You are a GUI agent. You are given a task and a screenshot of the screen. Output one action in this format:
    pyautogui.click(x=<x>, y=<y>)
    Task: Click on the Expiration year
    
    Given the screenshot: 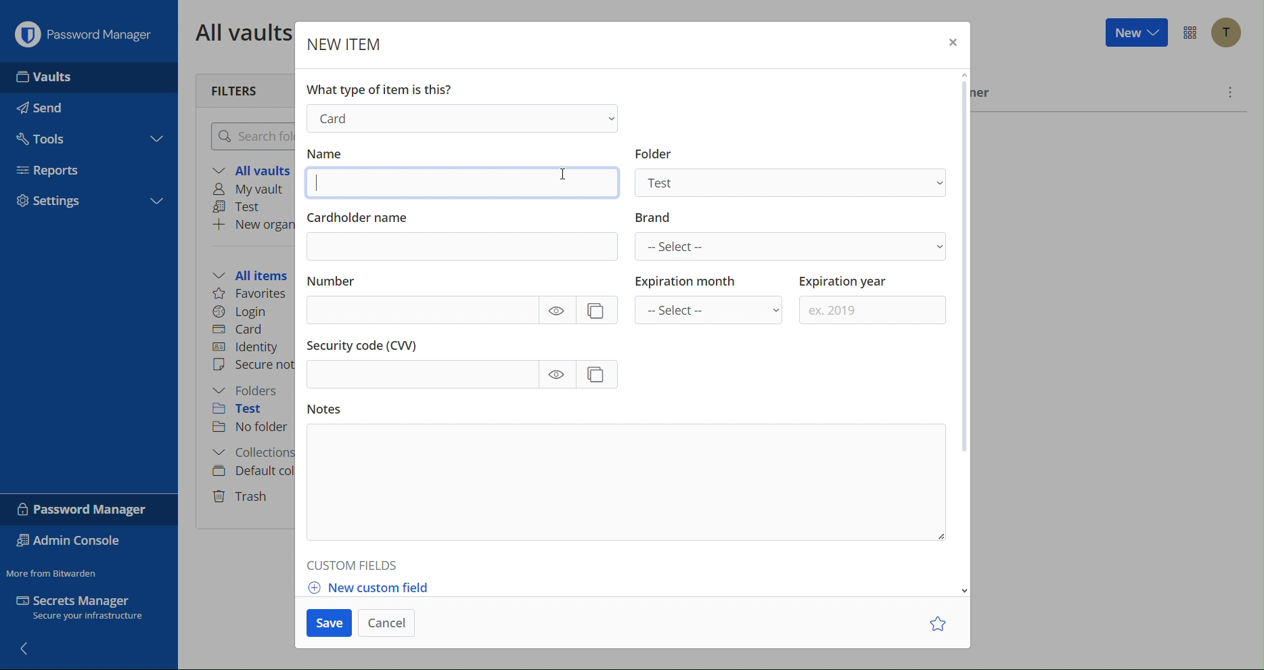 What is the action you would take?
    pyautogui.click(x=874, y=300)
    